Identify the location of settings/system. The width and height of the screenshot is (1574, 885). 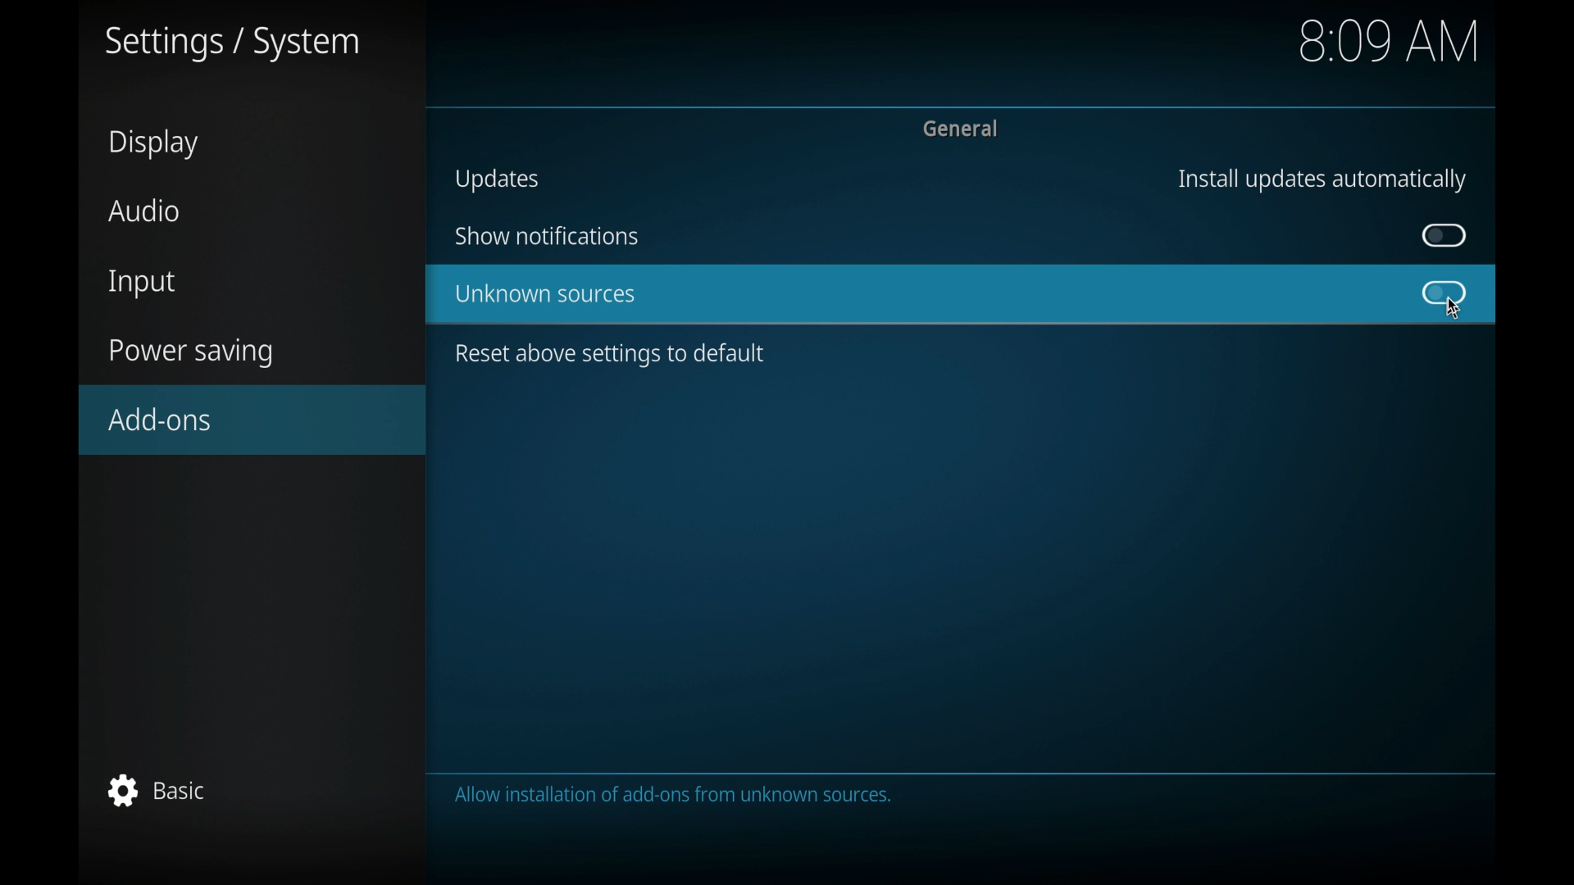
(232, 44).